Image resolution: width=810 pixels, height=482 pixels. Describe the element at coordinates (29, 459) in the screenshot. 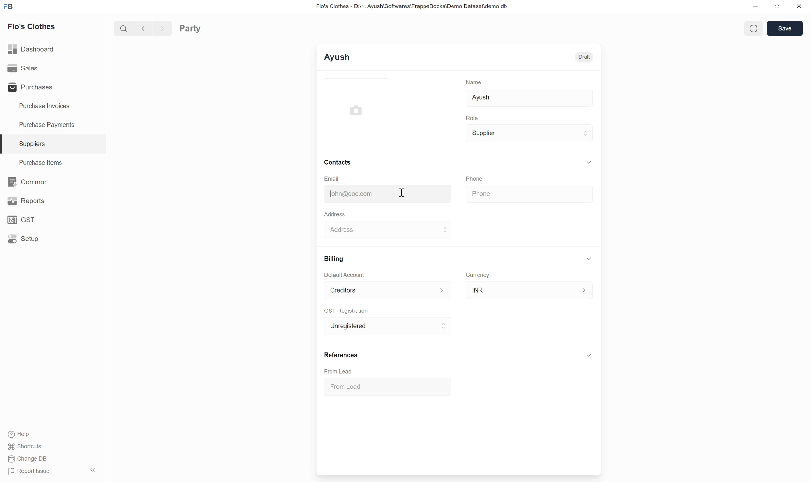

I see `Change DB` at that location.